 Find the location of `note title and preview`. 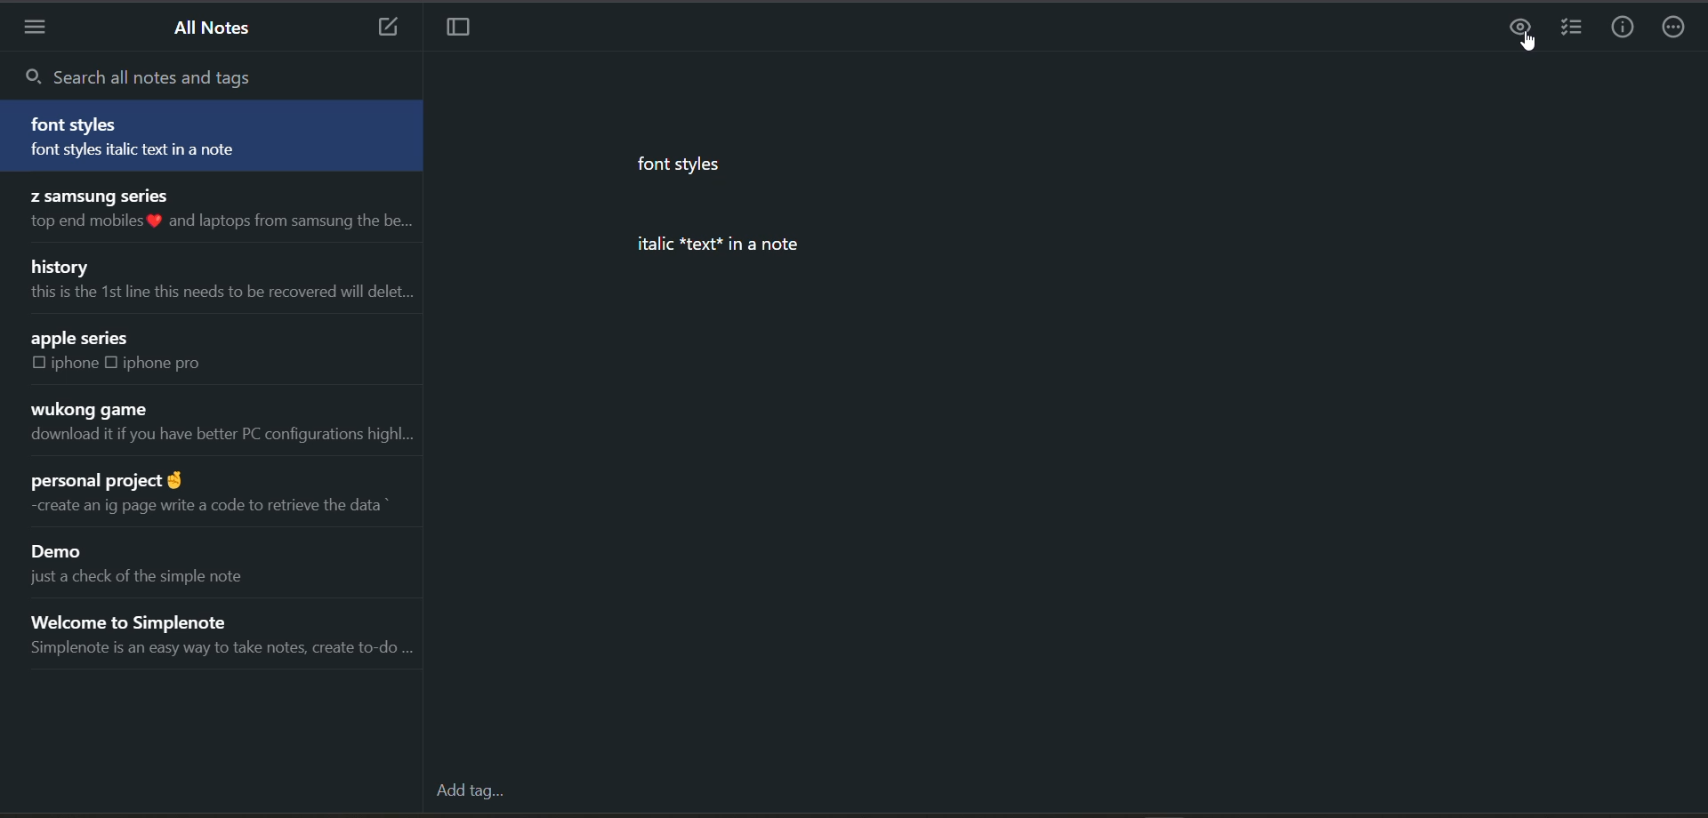

note title and preview is located at coordinates (222, 282).